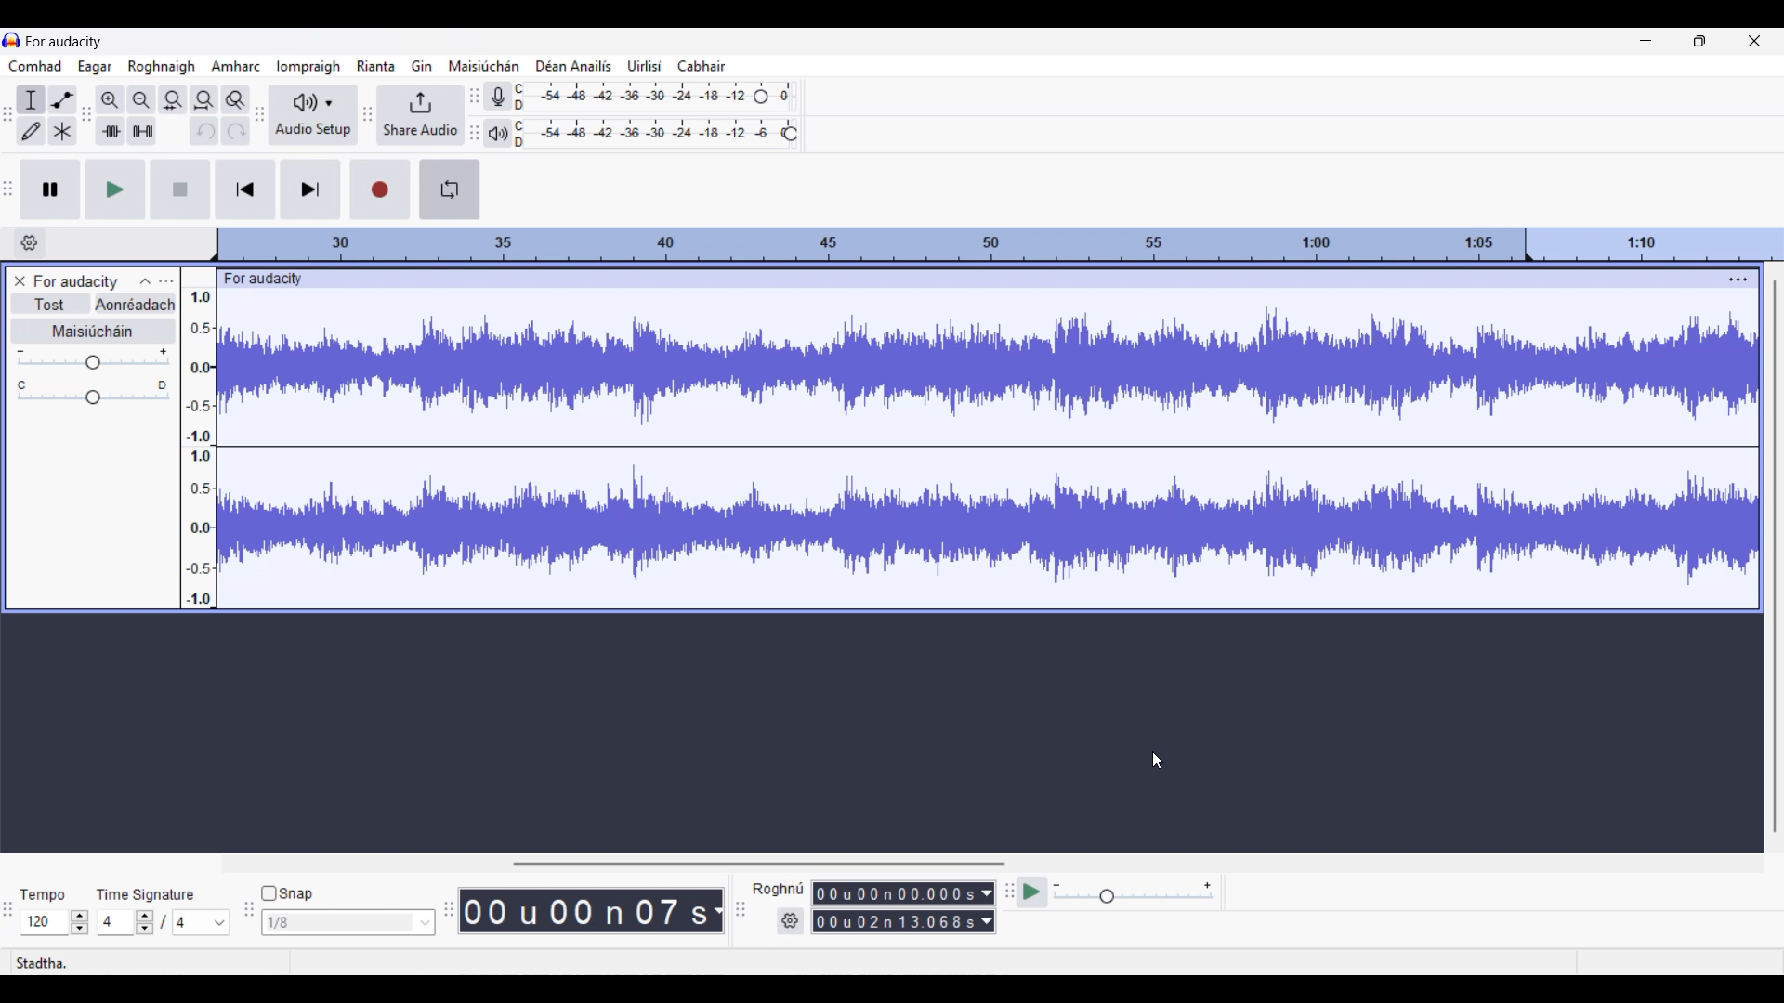 This screenshot has height=1003, width=1784. I want to click on Timeline options, so click(30, 243).